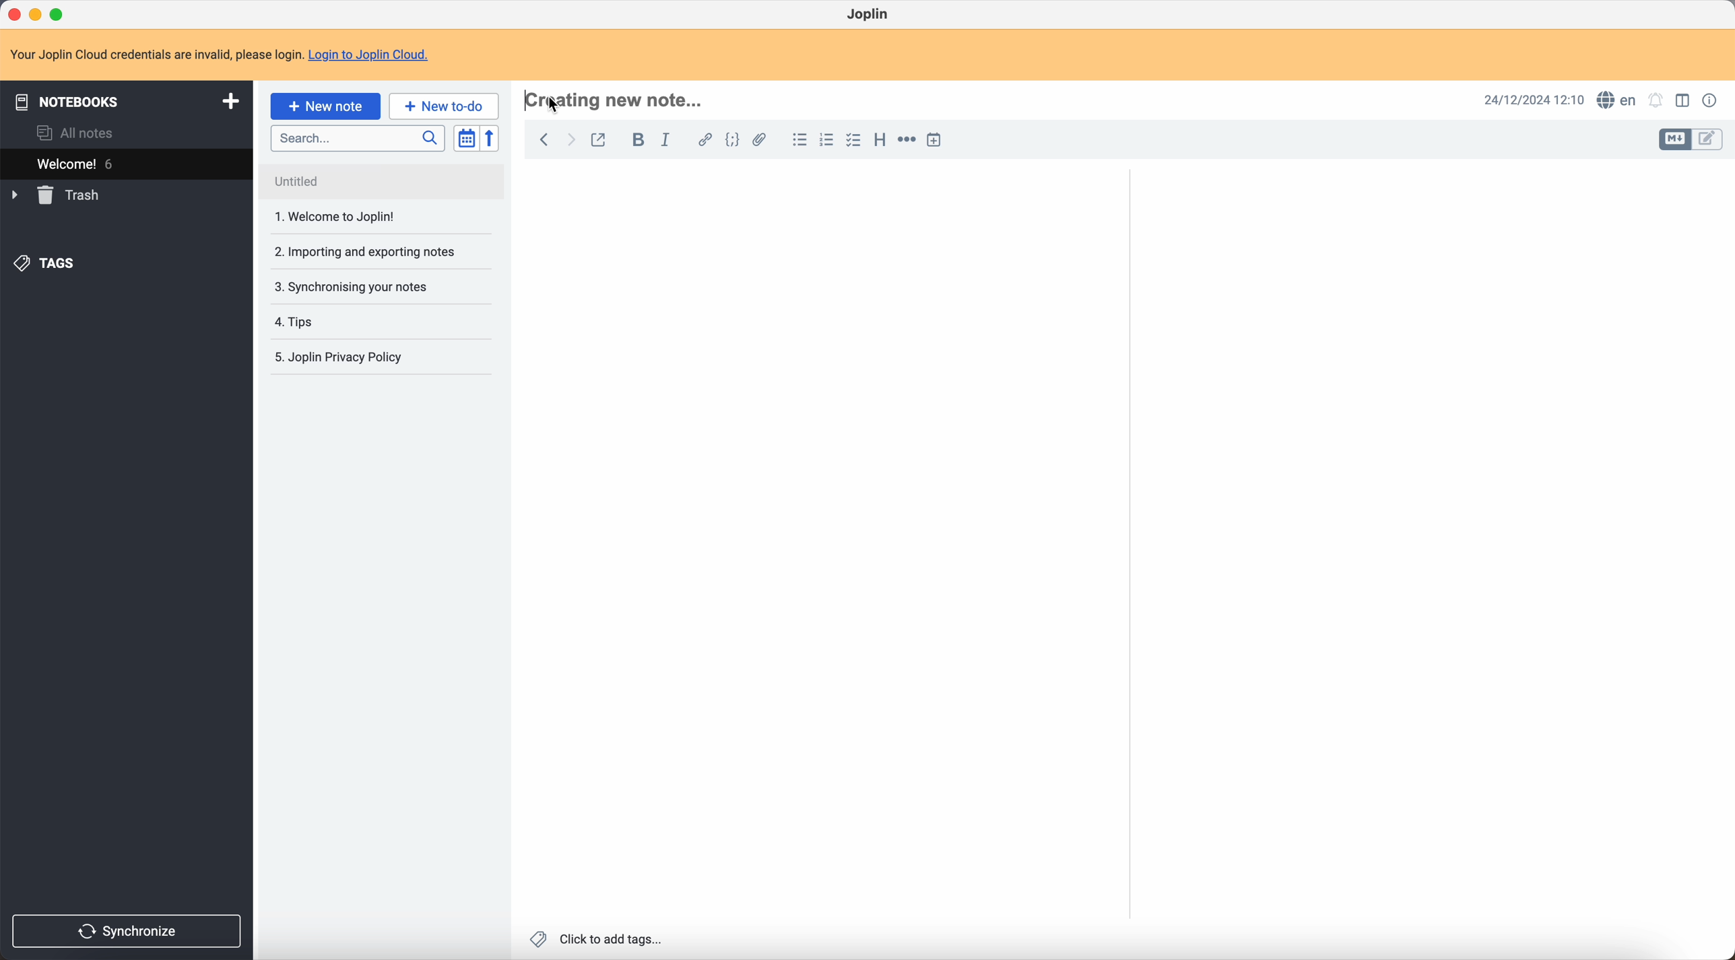  Describe the element at coordinates (373, 251) in the screenshot. I see `importing and exporting notes` at that location.